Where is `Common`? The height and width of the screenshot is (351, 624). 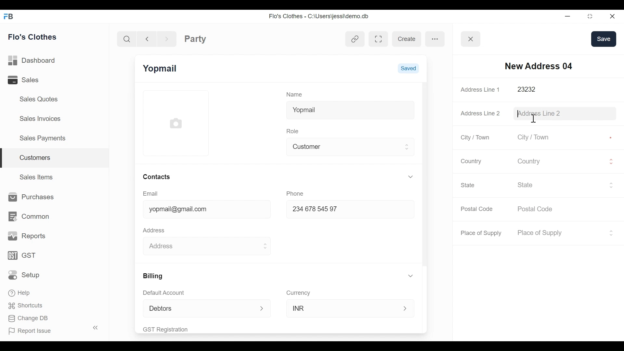
Common is located at coordinates (28, 216).